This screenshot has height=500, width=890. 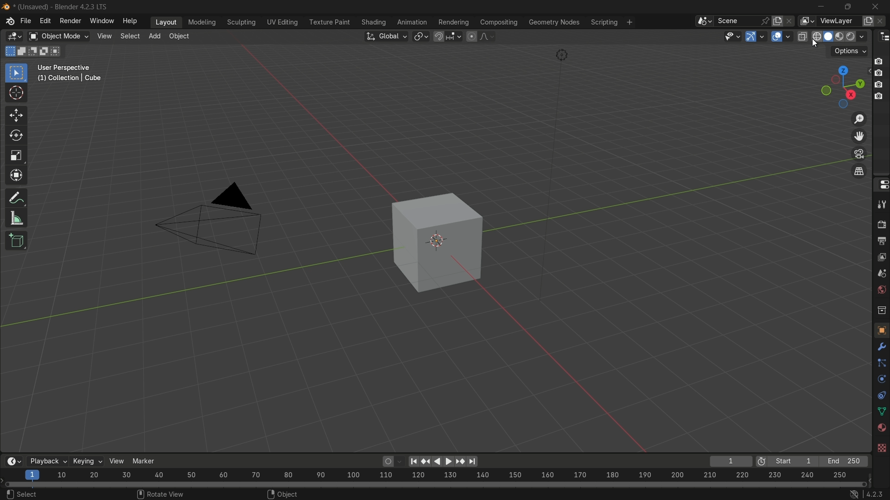 I want to click on zoom in and out, so click(x=860, y=118).